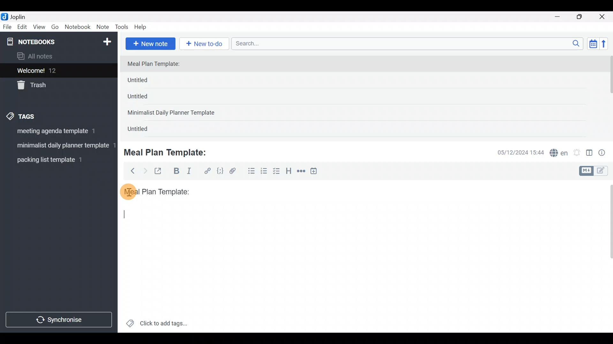  I want to click on Reverse sort, so click(607, 46).